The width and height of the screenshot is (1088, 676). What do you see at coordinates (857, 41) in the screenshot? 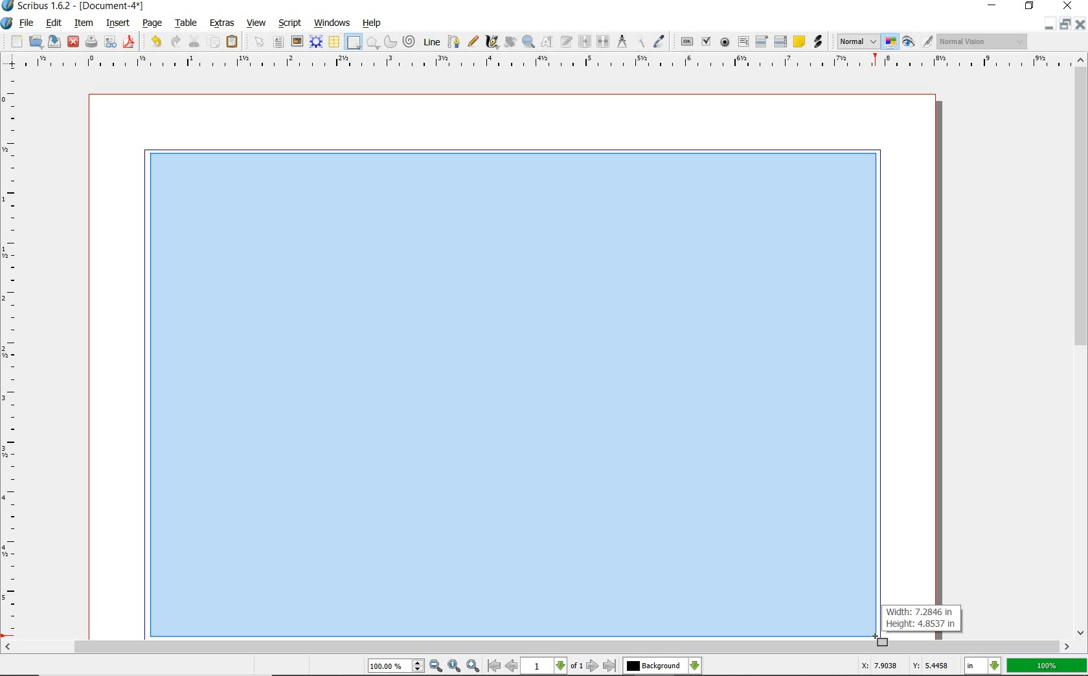
I see `Normal` at bounding box center [857, 41].